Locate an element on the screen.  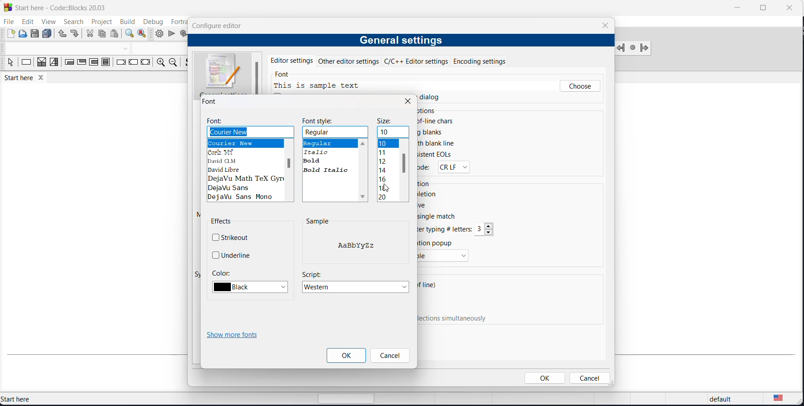
close is located at coordinates (407, 101).